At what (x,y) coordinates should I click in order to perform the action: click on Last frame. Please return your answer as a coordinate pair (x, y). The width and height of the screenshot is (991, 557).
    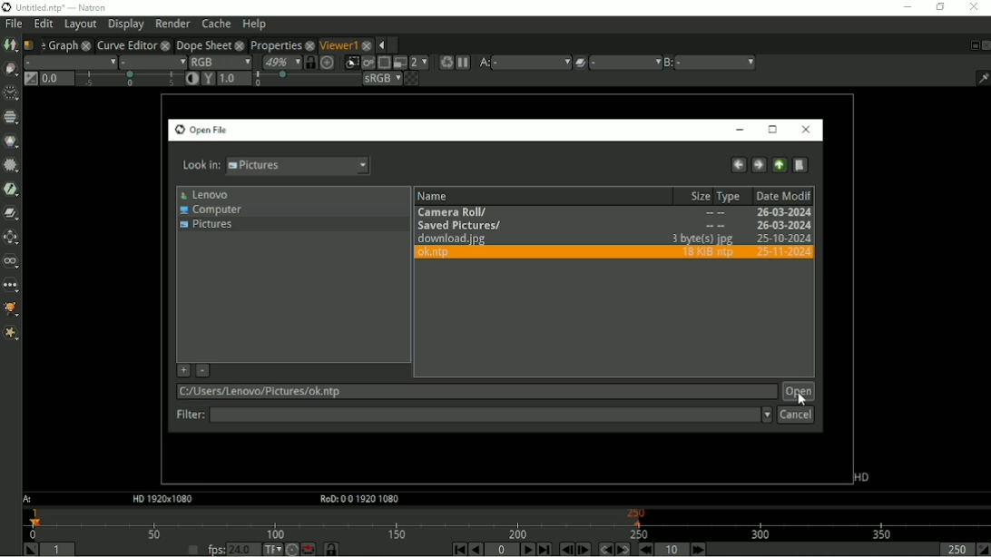
    Looking at the image, I should click on (544, 549).